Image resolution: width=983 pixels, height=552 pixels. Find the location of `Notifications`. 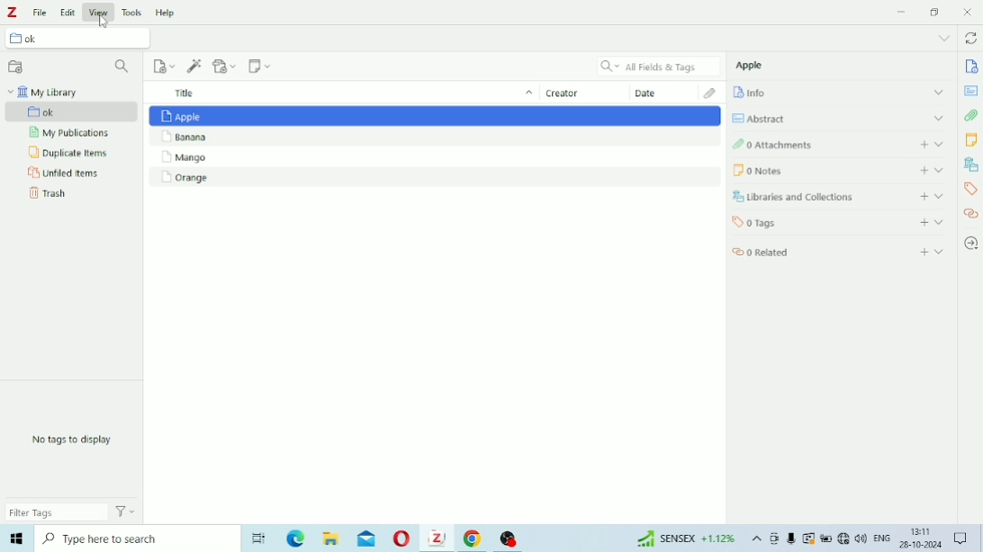

Notifications is located at coordinates (962, 539).